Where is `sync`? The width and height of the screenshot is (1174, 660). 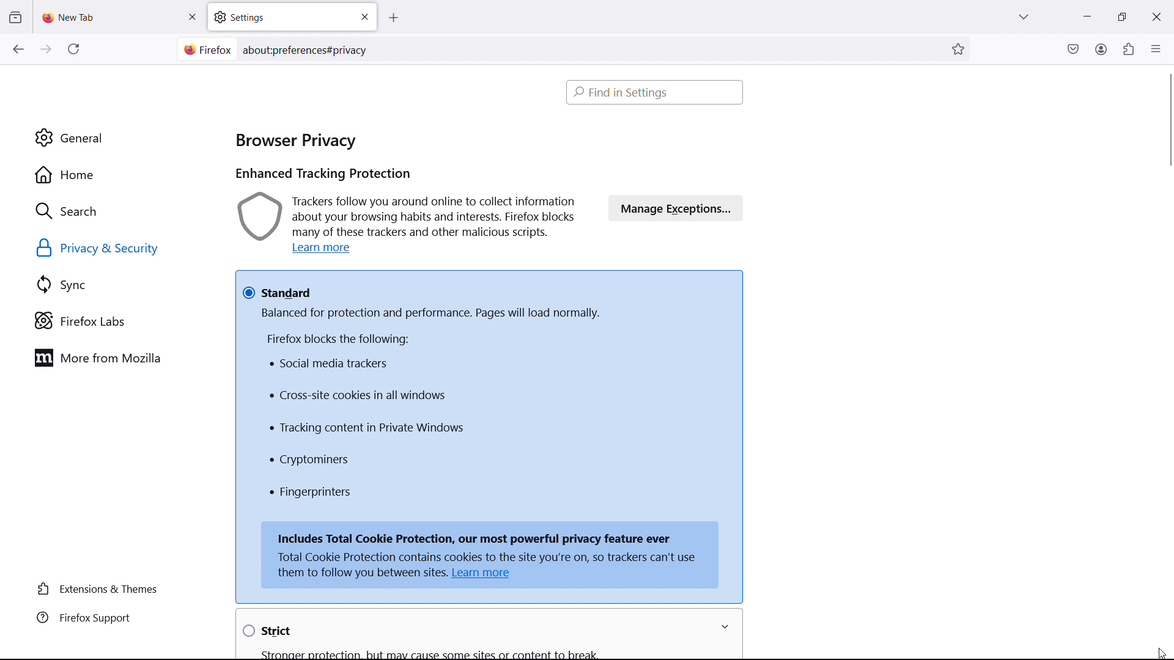
sync is located at coordinates (120, 285).